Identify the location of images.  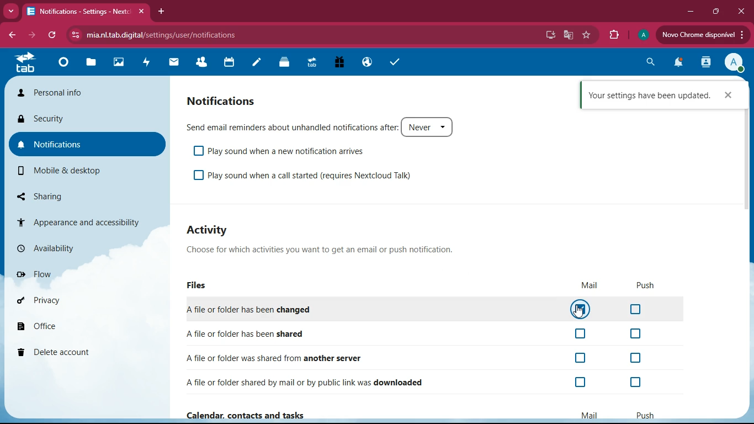
(118, 63).